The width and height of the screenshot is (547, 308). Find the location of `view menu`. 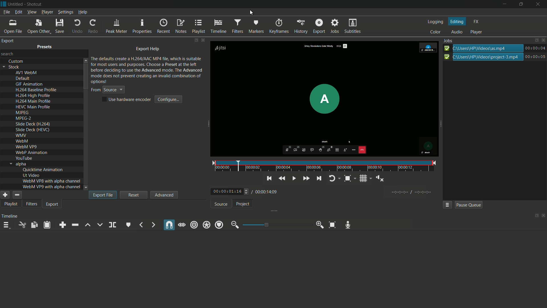

view menu is located at coordinates (31, 11).